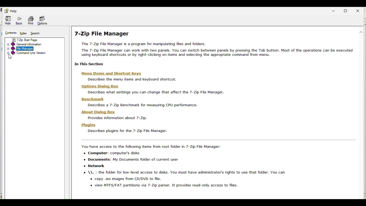  What do you see at coordinates (28, 40) in the screenshot?
I see `7 zip start page` at bounding box center [28, 40].